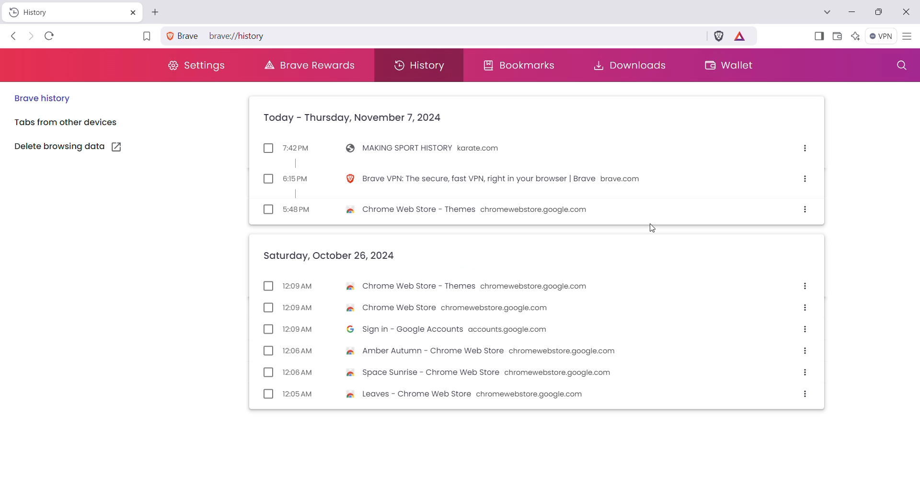 The width and height of the screenshot is (920, 488). What do you see at coordinates (902, 66) in the screenshot?
I see `Search History` at bounding box center [902, 66].